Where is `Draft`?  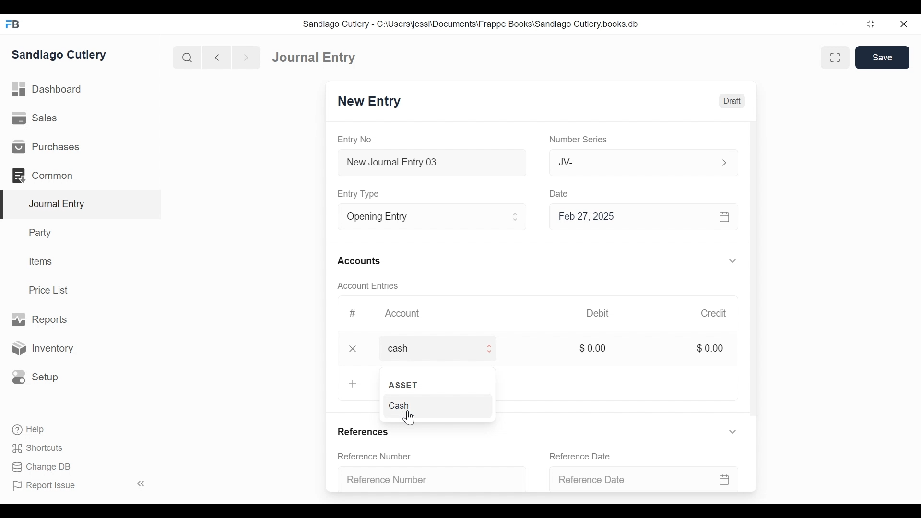 Draft is located at coordinates (731, 102).